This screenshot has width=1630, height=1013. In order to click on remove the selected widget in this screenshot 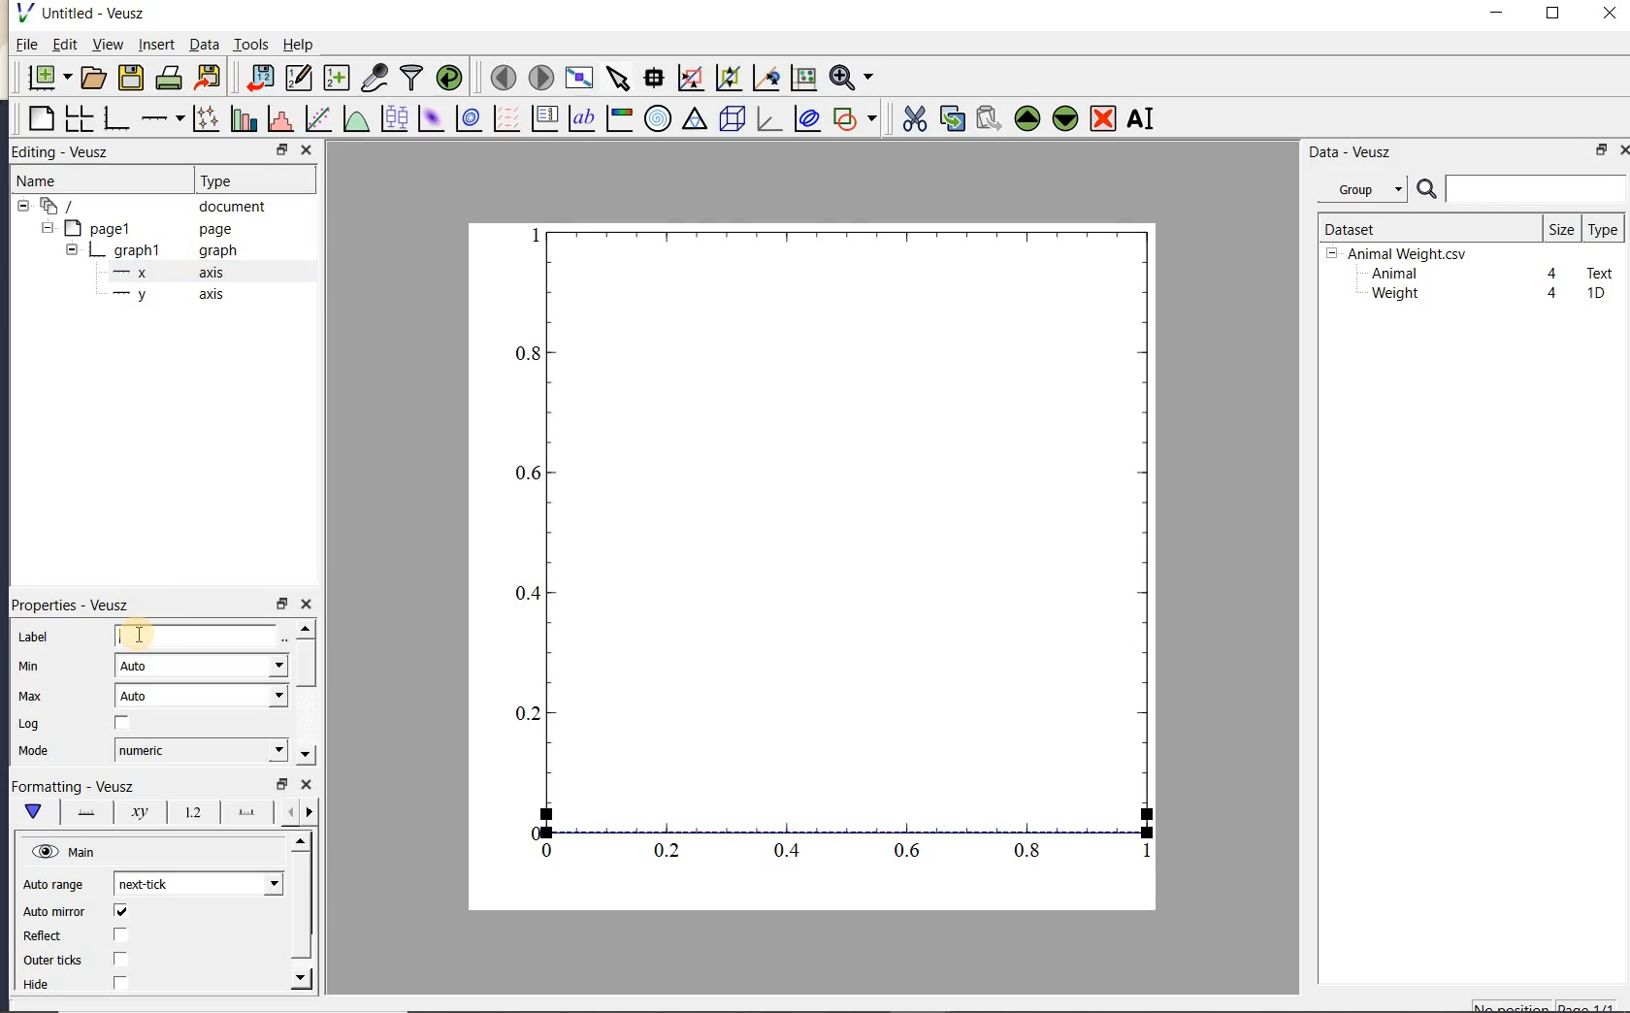, I will do `click(1101, 120)`.